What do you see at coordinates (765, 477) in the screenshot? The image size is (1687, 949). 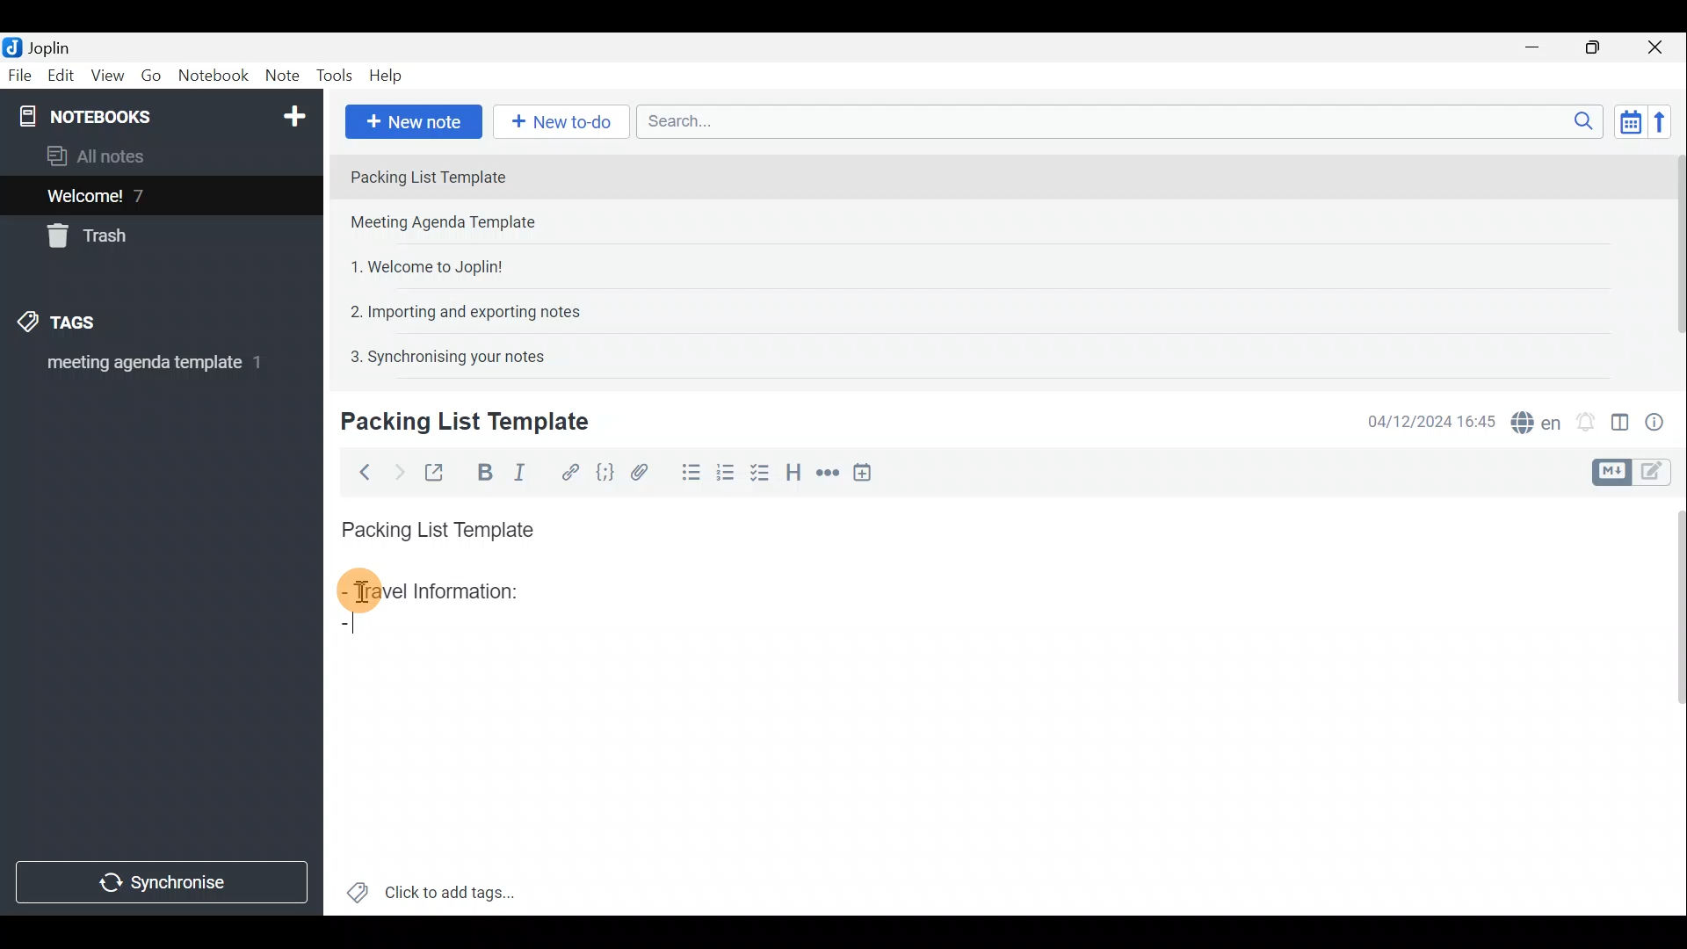 I see `Checkbox` at bounding box center [765, 477].